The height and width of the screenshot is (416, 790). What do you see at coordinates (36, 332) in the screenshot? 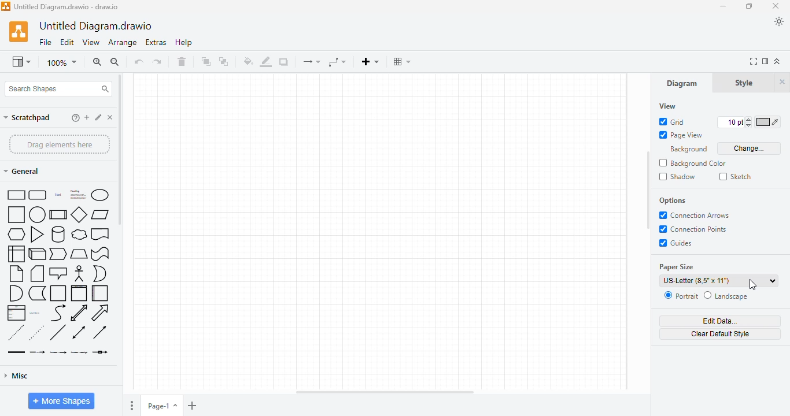
I see `dotted line` at bounding box center [36, 332].